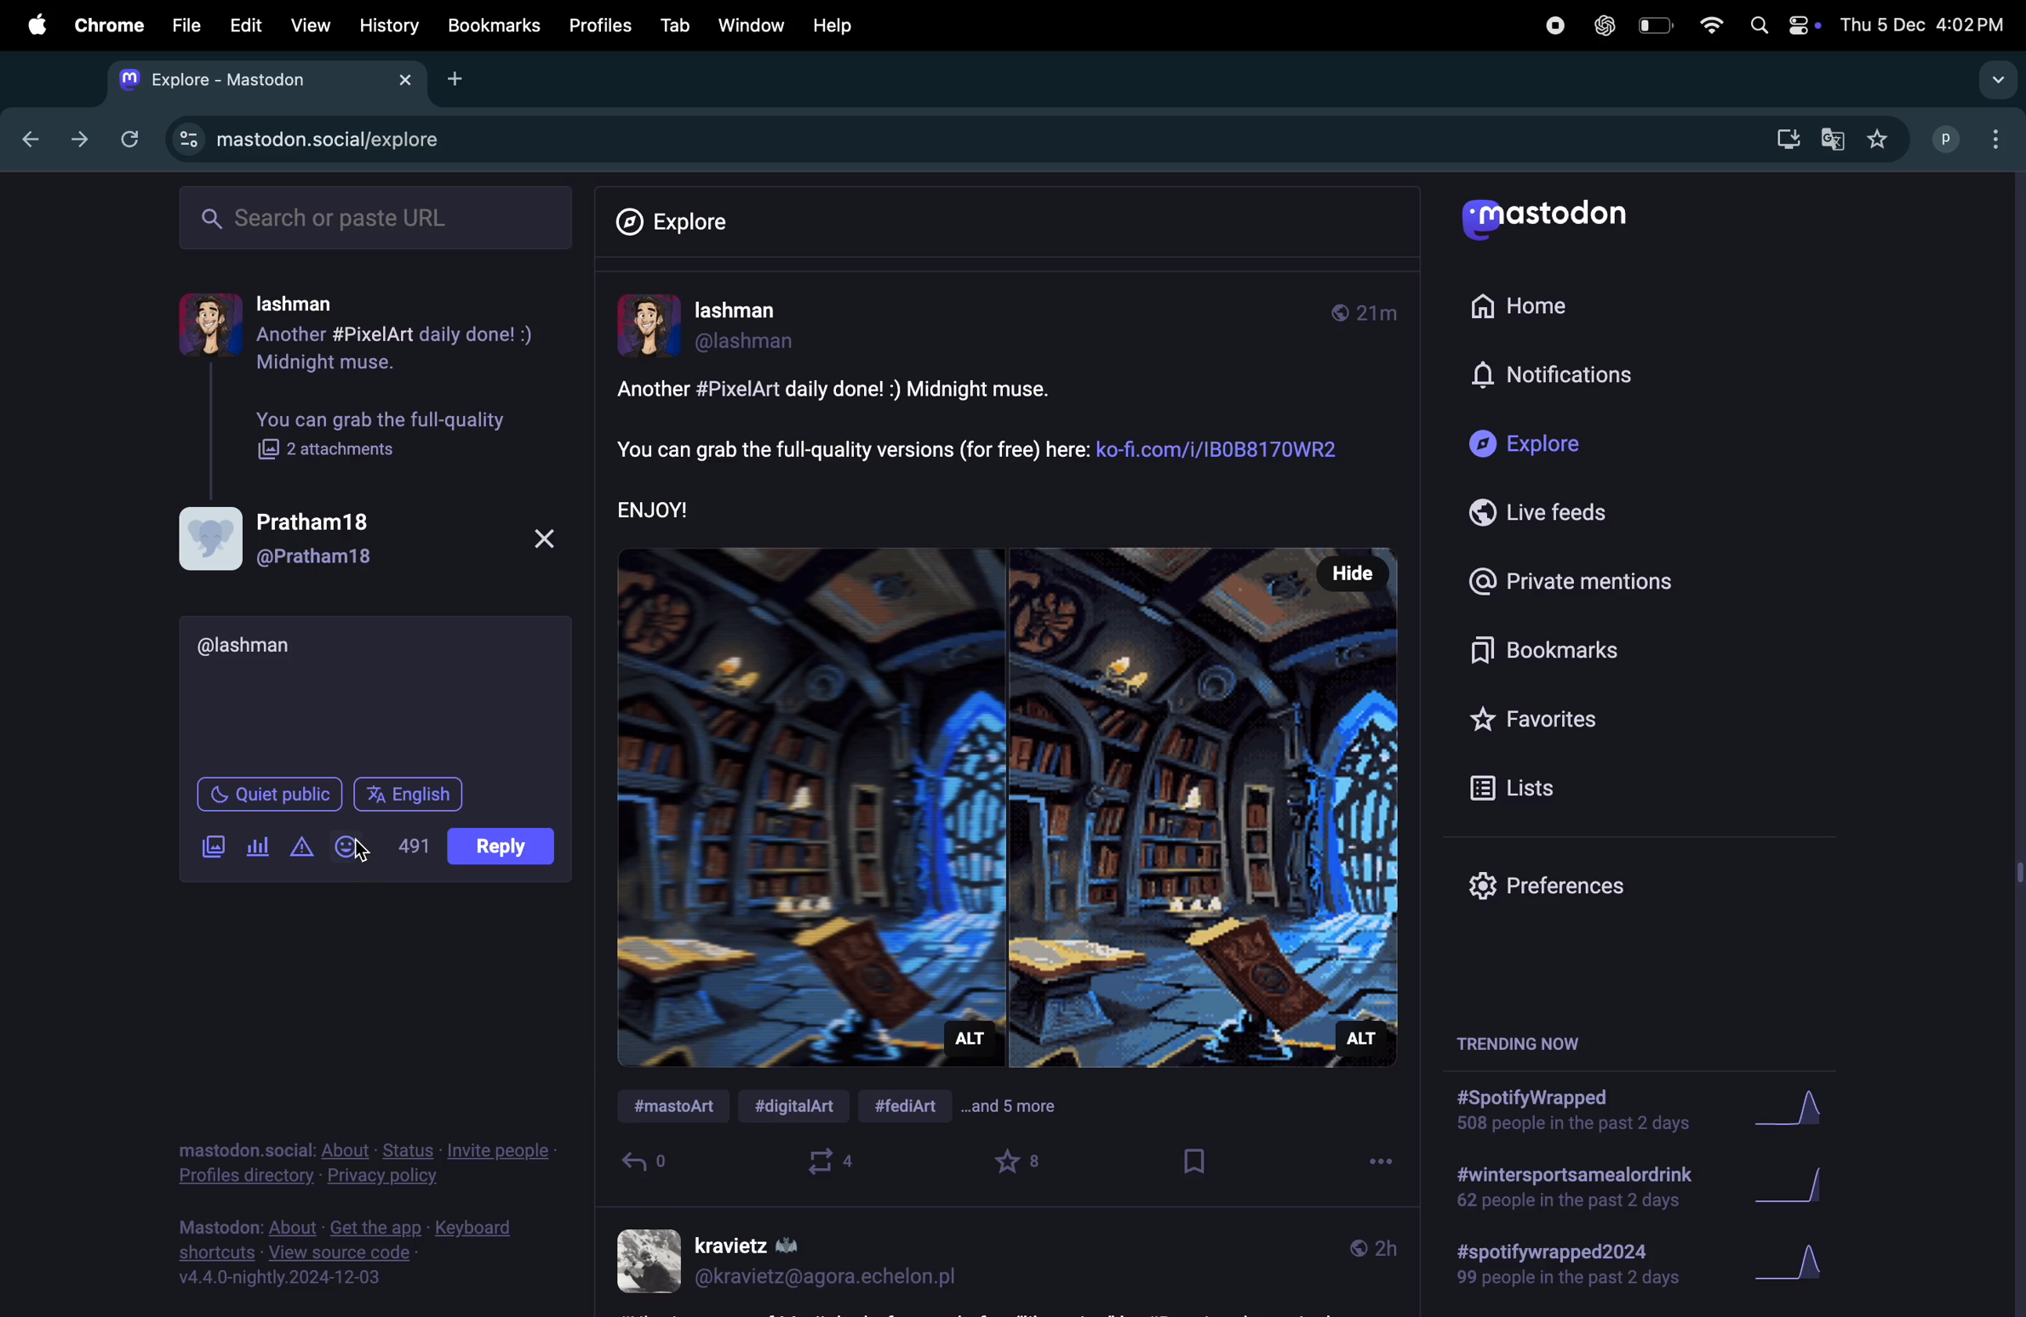 The width and height of the screenshot is (2026, 1317). What do you see at coordinates (1801, 1190) in the screenshot?
I see `Graph` at bounding box center [1801, 1190].